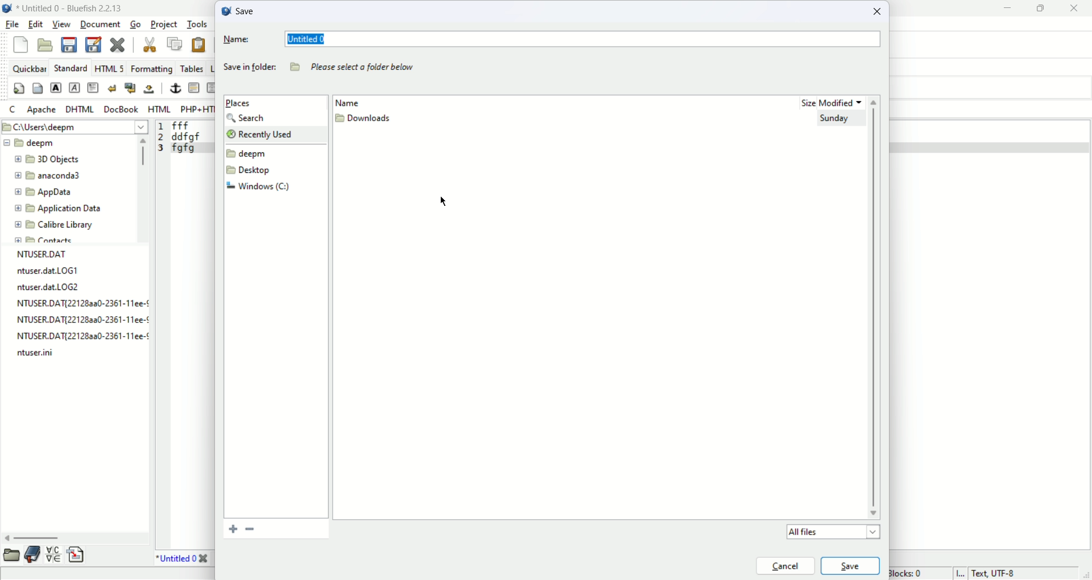 Image resolution: width=1092 pixels, height=580 pixels. I want to click on formatting, so click(152, 68).